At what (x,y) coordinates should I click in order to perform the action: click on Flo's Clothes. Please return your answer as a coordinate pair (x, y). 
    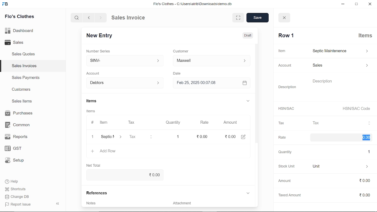
    Looking at the image, I should click on (19, 17).